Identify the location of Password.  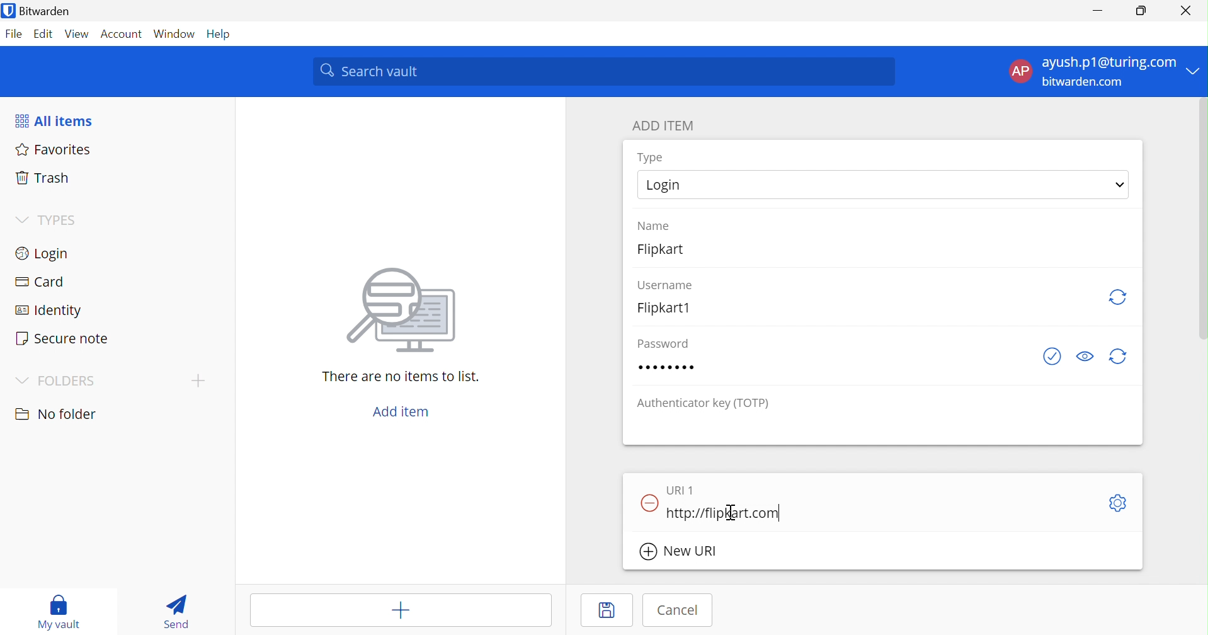
(670, 368).